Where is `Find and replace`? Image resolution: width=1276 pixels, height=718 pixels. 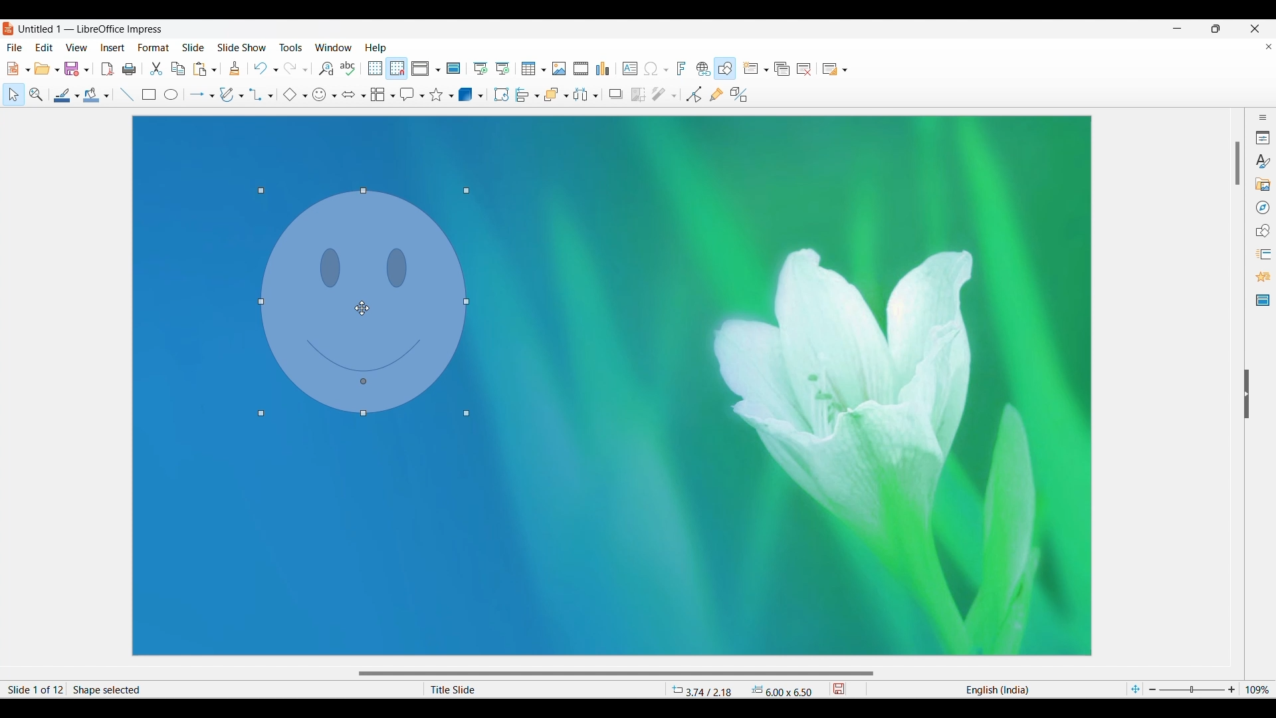 Find and replace is located at coordinates (326, 68).